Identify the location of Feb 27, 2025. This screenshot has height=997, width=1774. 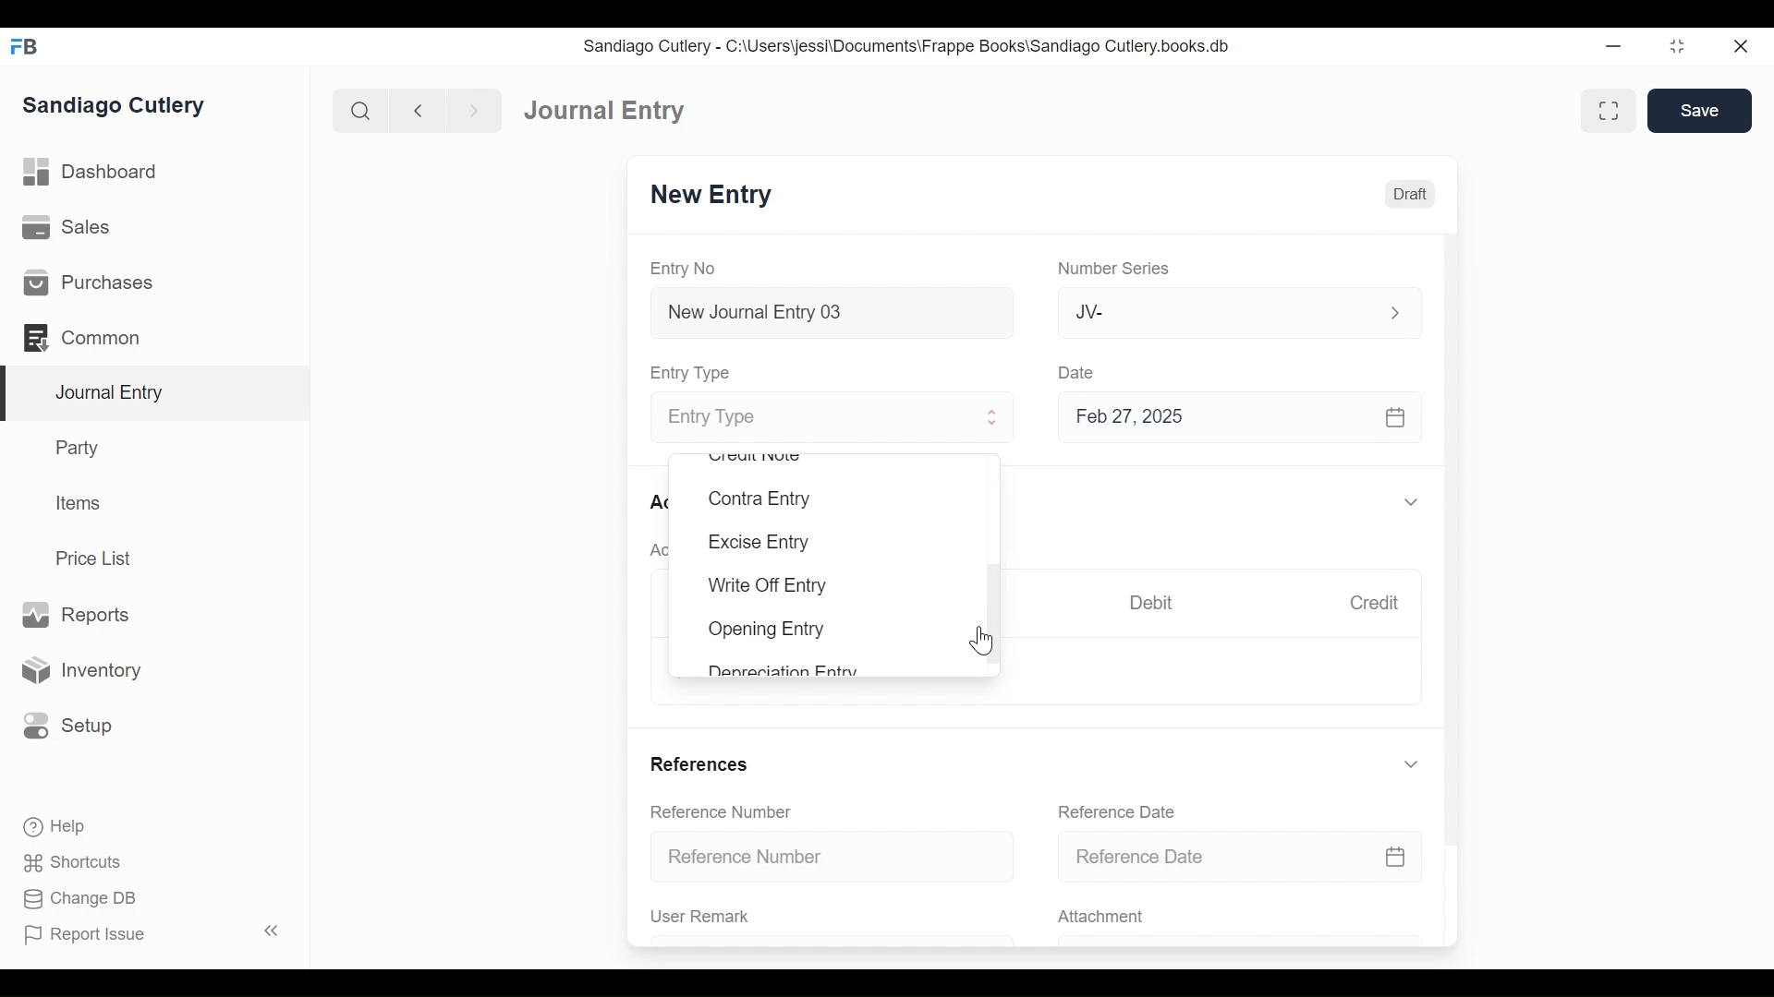
(1236, 418).